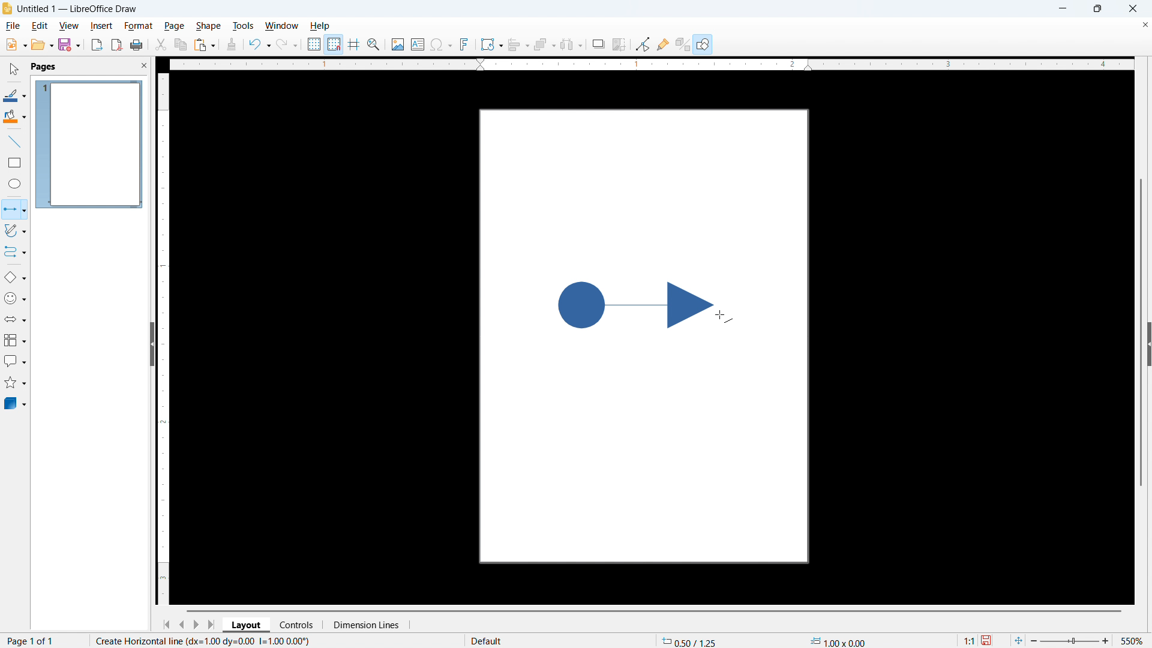 Image resolution: width=1152 pixels, height=648 pixels. What do you see at coordinates (260, 45) in the screenshot?
I see `Undo ` at bounding box center [260, 45].